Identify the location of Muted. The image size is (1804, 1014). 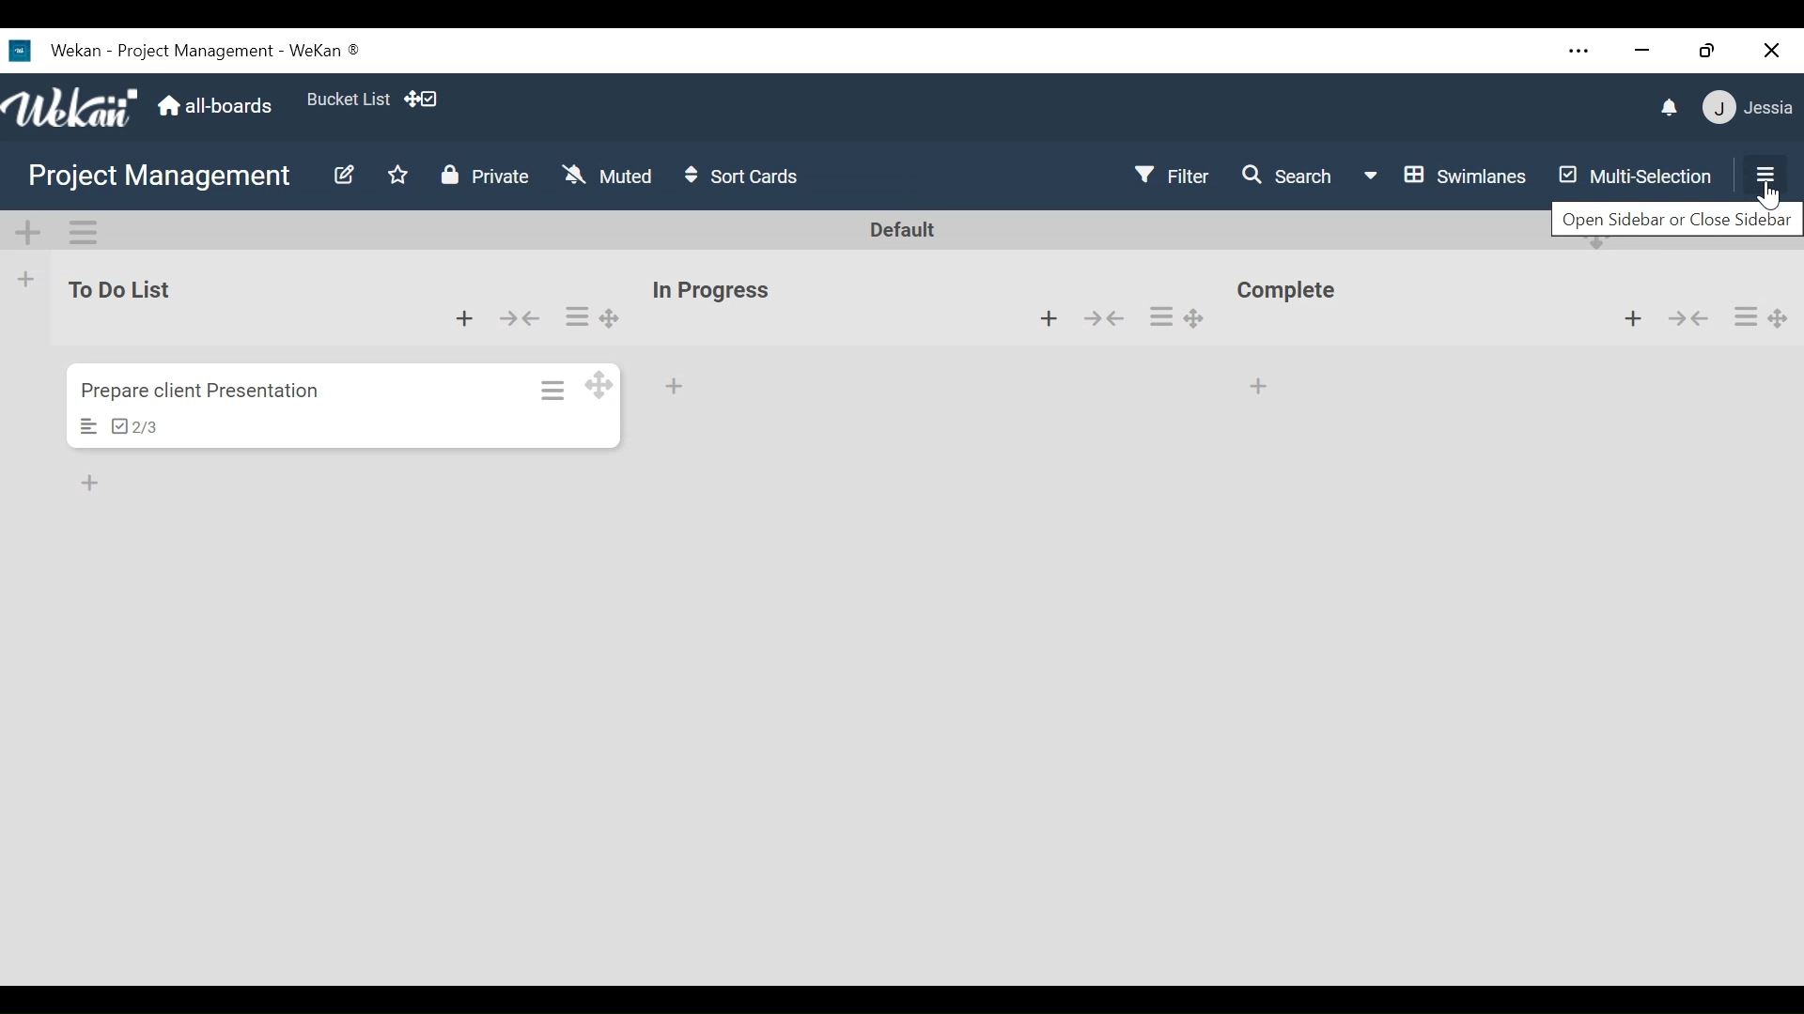
(607, 175).